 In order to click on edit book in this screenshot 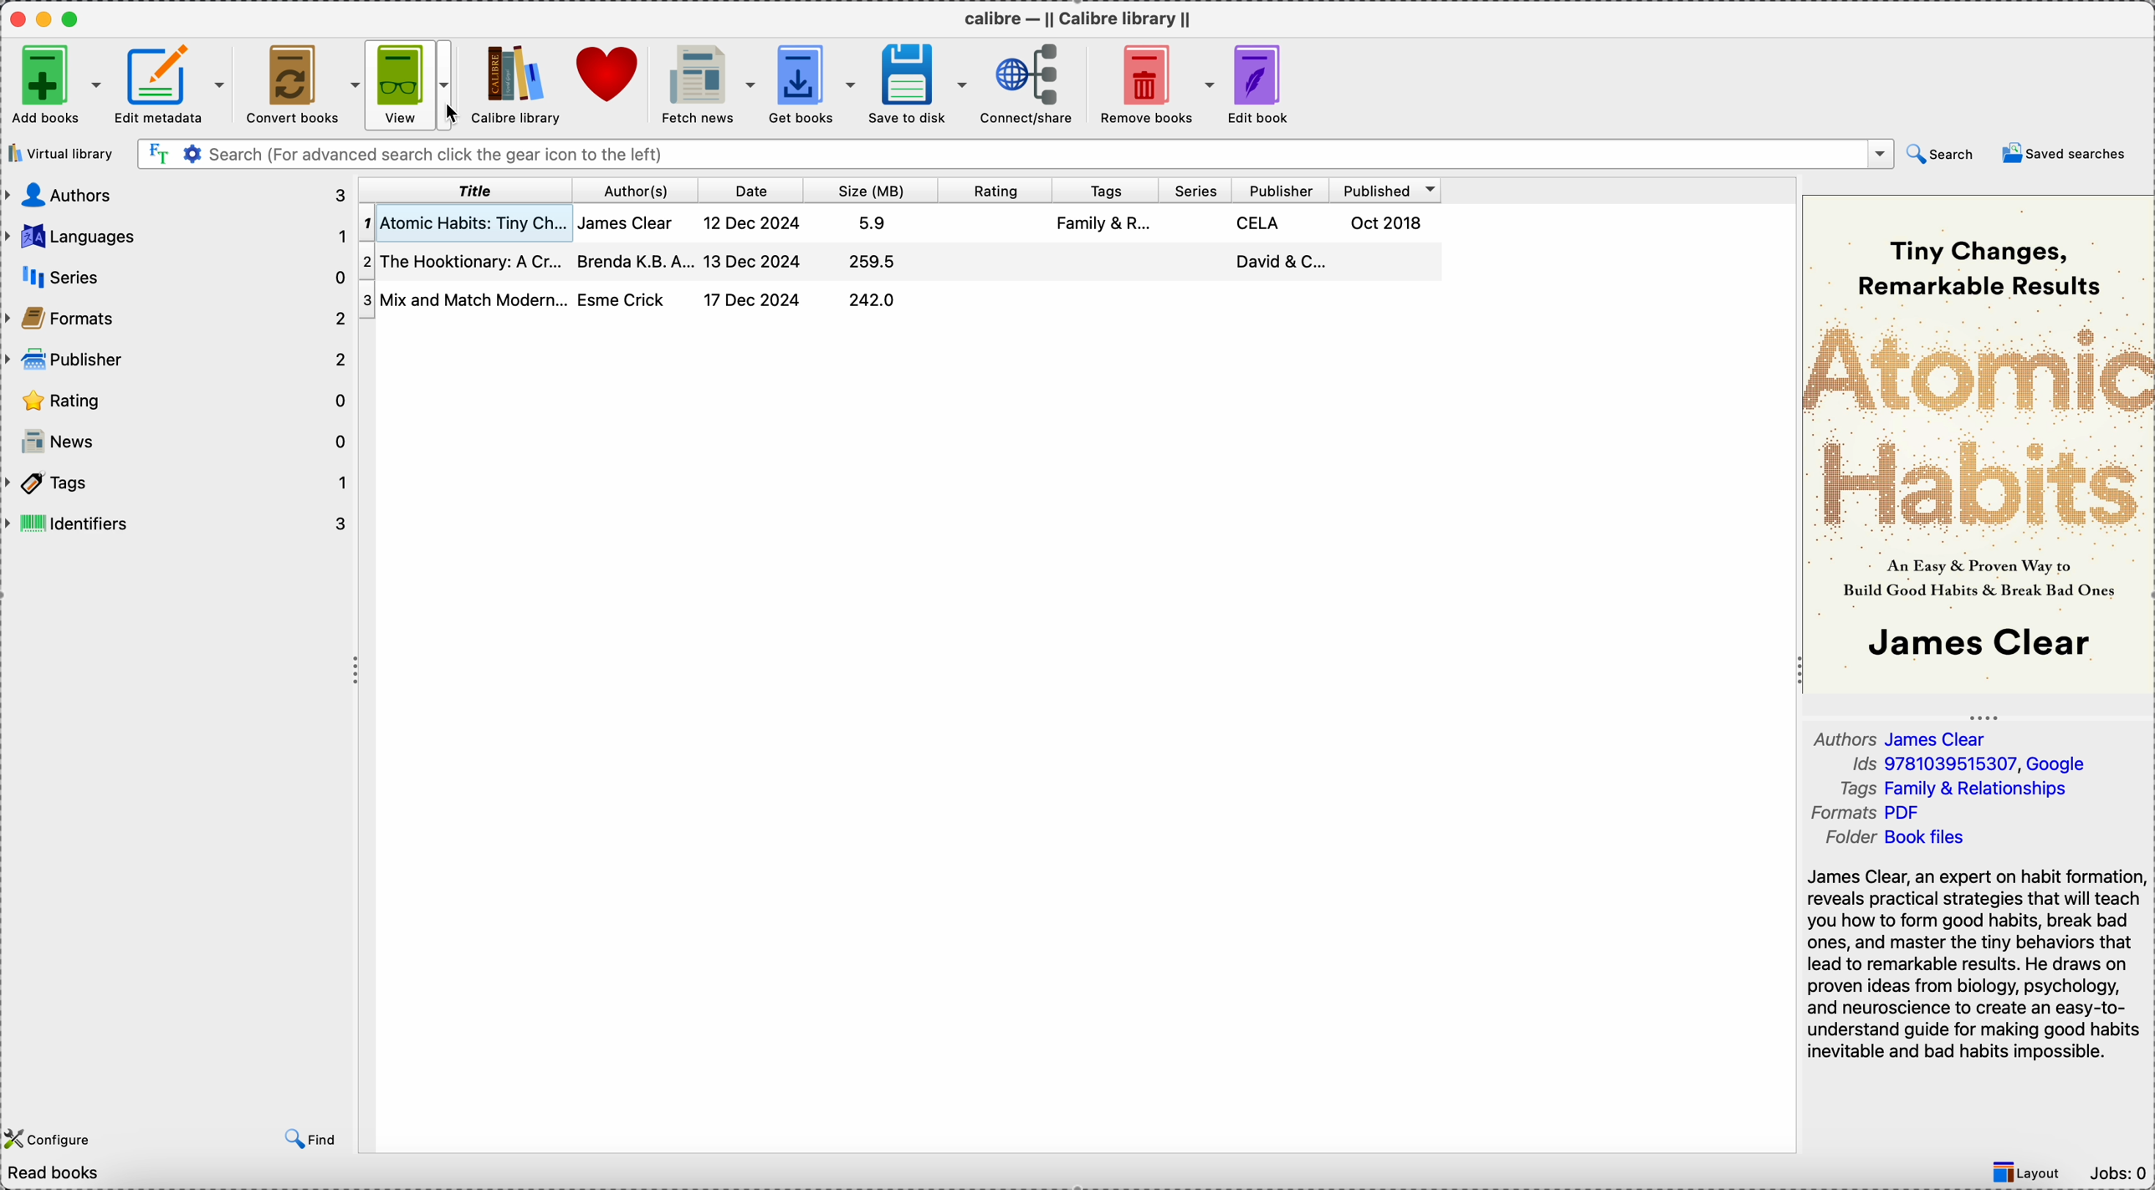, I will do `click(1261, 82)`.